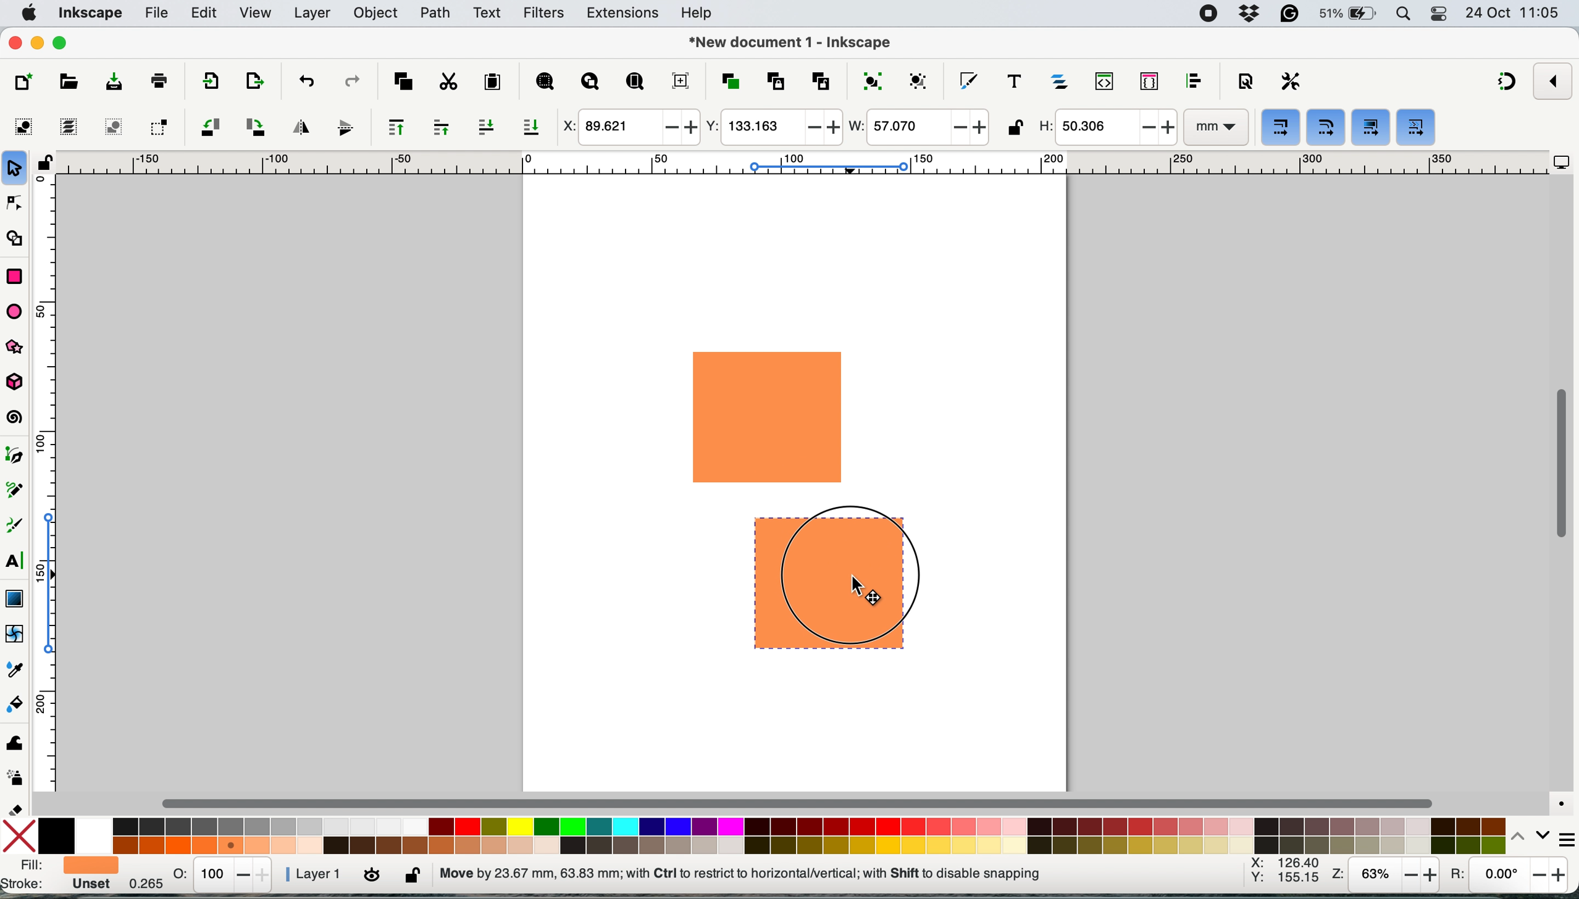 The width and height of the screenshot is (1579, 899). I want to click on more settings, so click(1560, 837).